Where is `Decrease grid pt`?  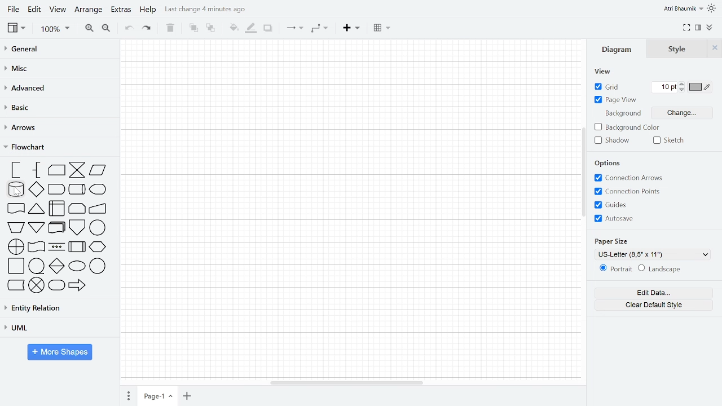
Decrease grid pt is located at coordinates (683, 90).